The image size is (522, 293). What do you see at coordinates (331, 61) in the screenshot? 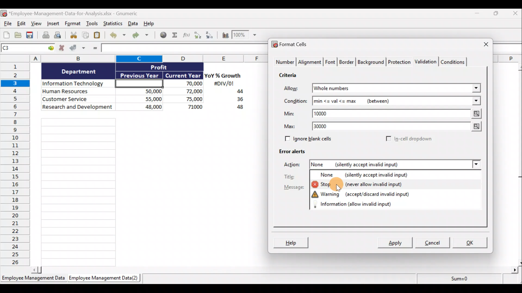
I see `Font` at bounding box center [331, 61].